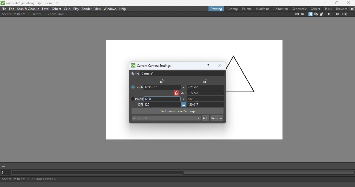 The width and height of the screenshot is (355, 187). I want to click on Palette, so click(246, 9).